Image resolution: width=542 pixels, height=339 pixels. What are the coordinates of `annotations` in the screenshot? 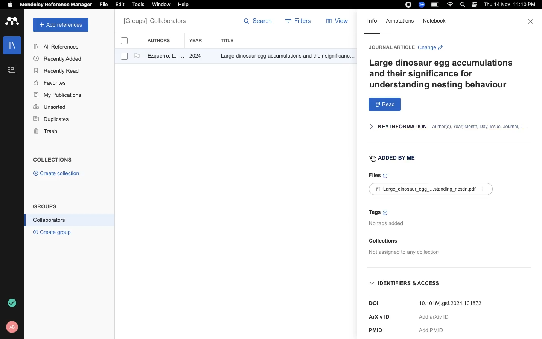 It's located at (402, 21).